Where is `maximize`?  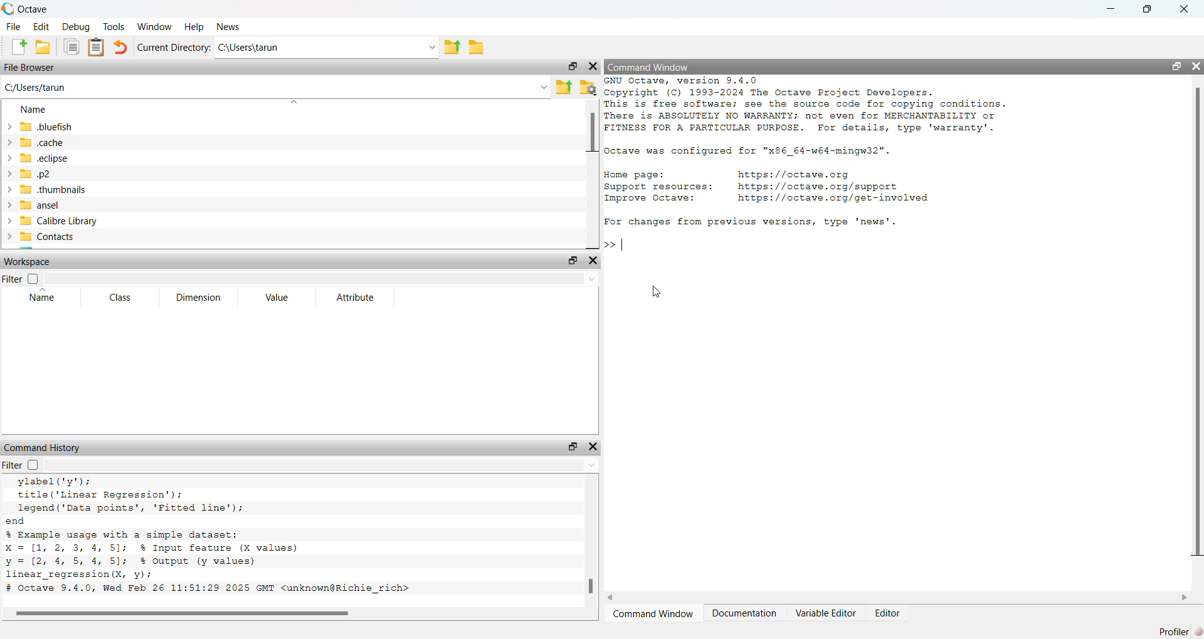 maximize is located at coordinates (1149, 8).